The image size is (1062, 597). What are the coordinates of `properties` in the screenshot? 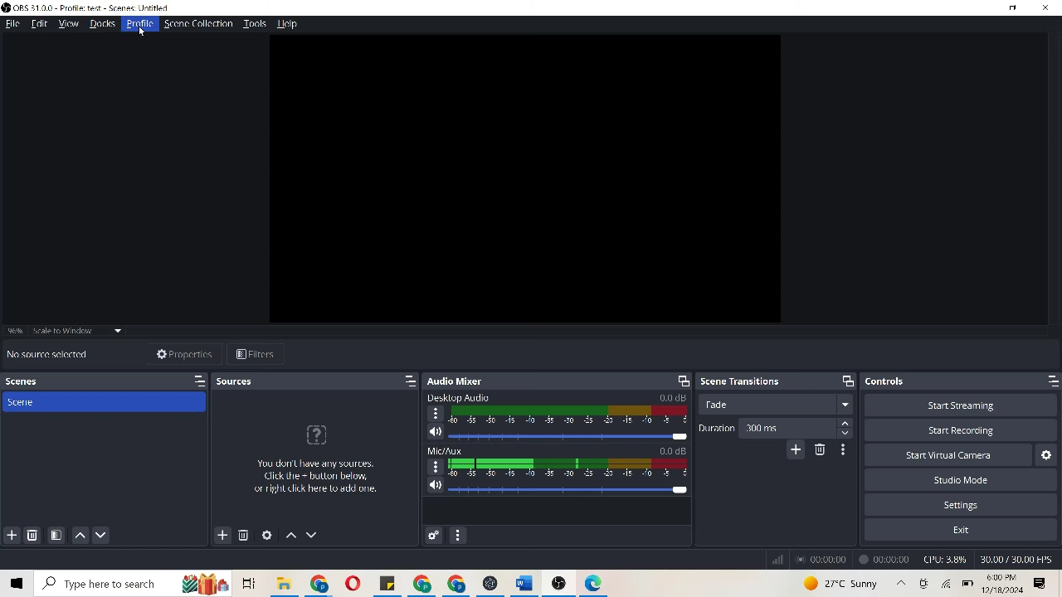 It's located at (179, 353).